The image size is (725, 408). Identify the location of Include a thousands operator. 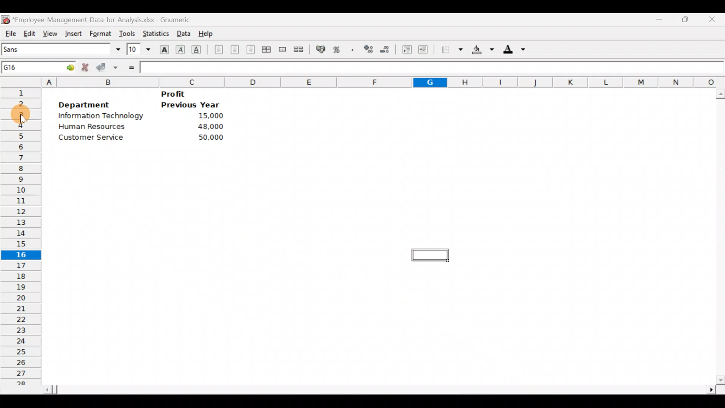
(354, 50).